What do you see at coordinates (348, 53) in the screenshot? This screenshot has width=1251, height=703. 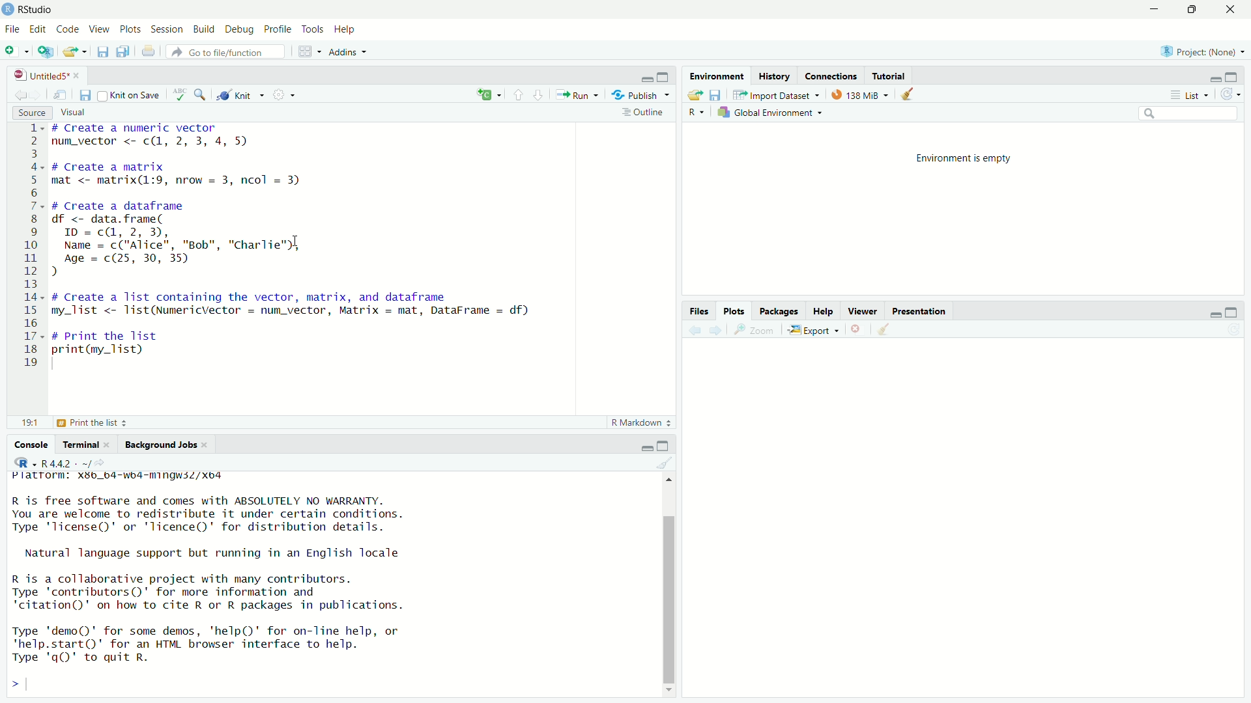 I see `Addins` at bounding box center [348, 53].